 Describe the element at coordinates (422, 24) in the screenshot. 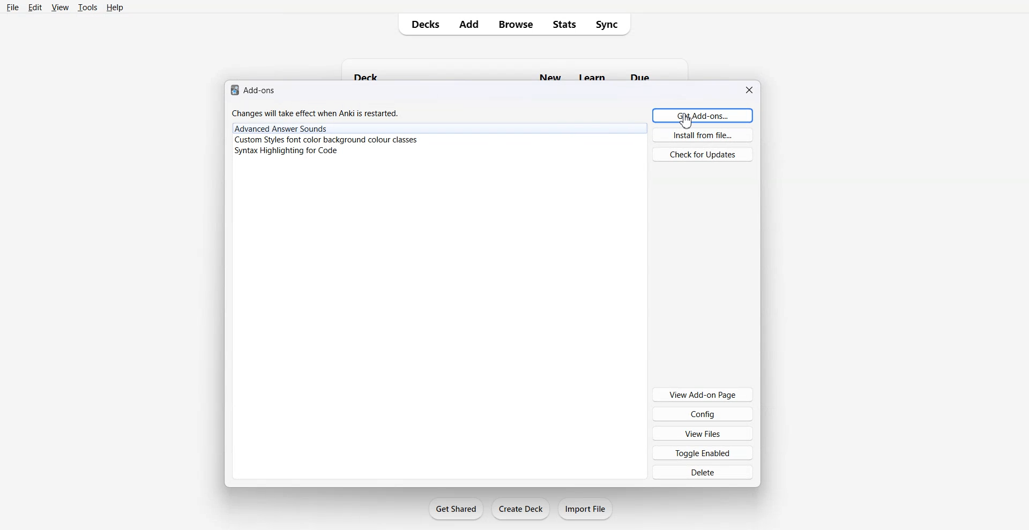

I see `Decks` at that location.